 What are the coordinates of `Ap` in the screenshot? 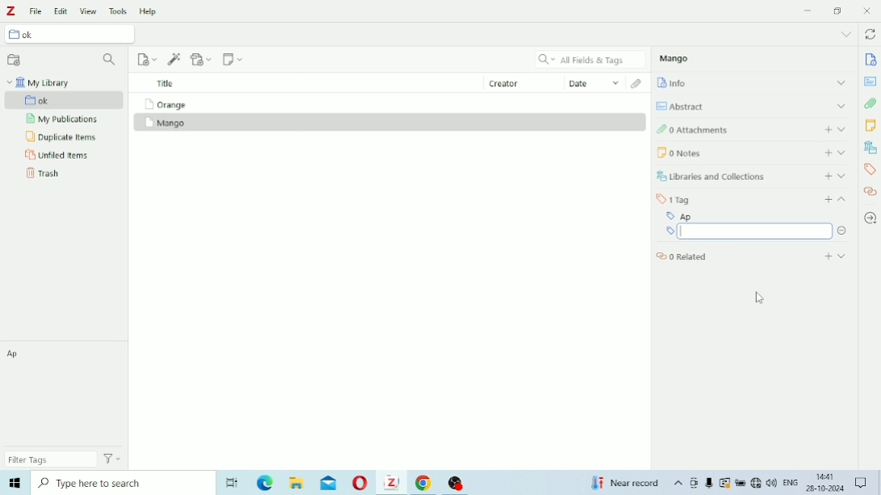 It's located at (749, 214).